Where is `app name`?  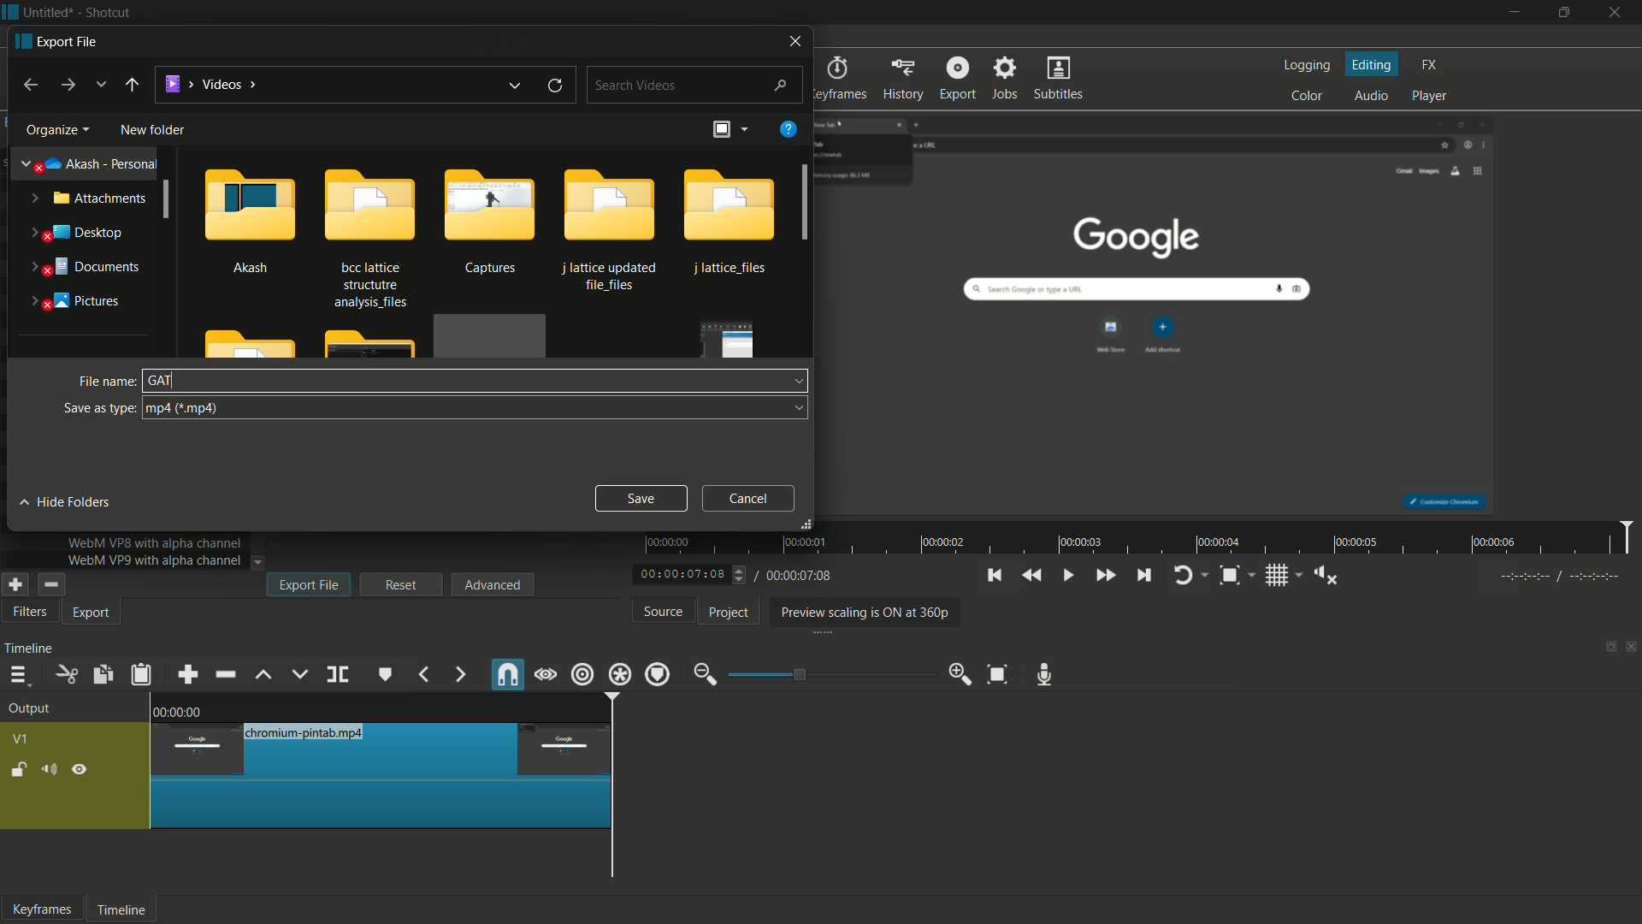 app name is located at coordinates (107, 12).